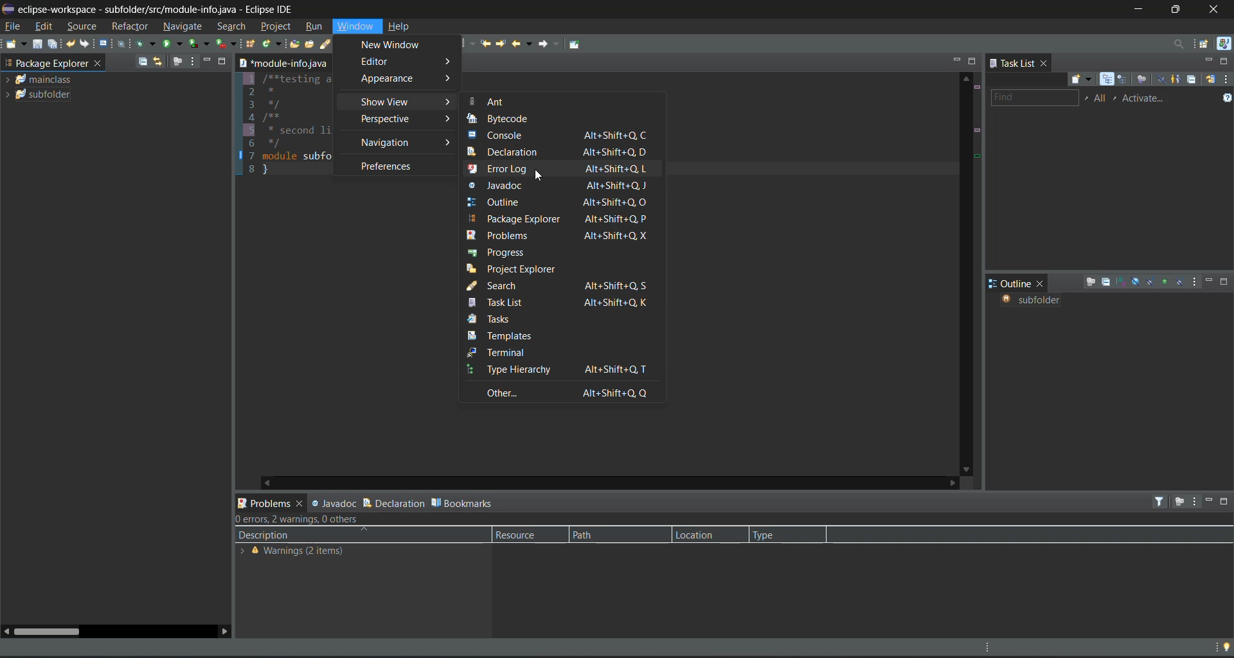 Image resolution: width=1234 pixels, height=658 pixels. I want to click on focus on work week, so click(1143, 80).